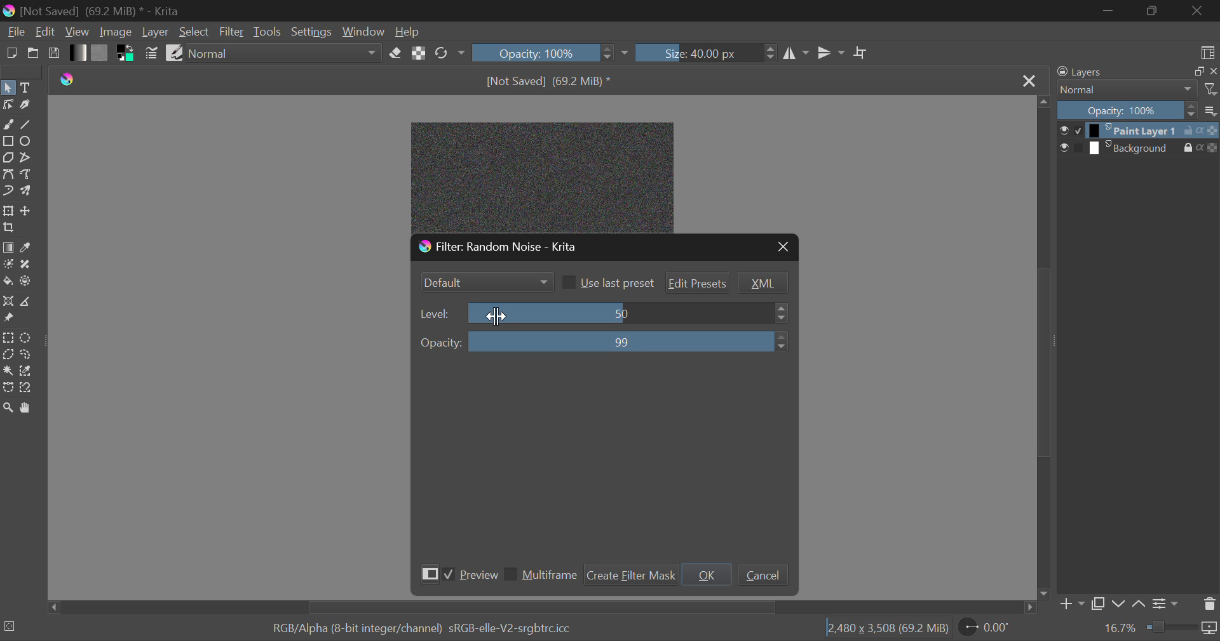 The width and height of the screenshot is (1220, 641). What do you see at coordinates (9, 407) in the screenshot?
I see `Zoom` at bounding box center [9, 407].